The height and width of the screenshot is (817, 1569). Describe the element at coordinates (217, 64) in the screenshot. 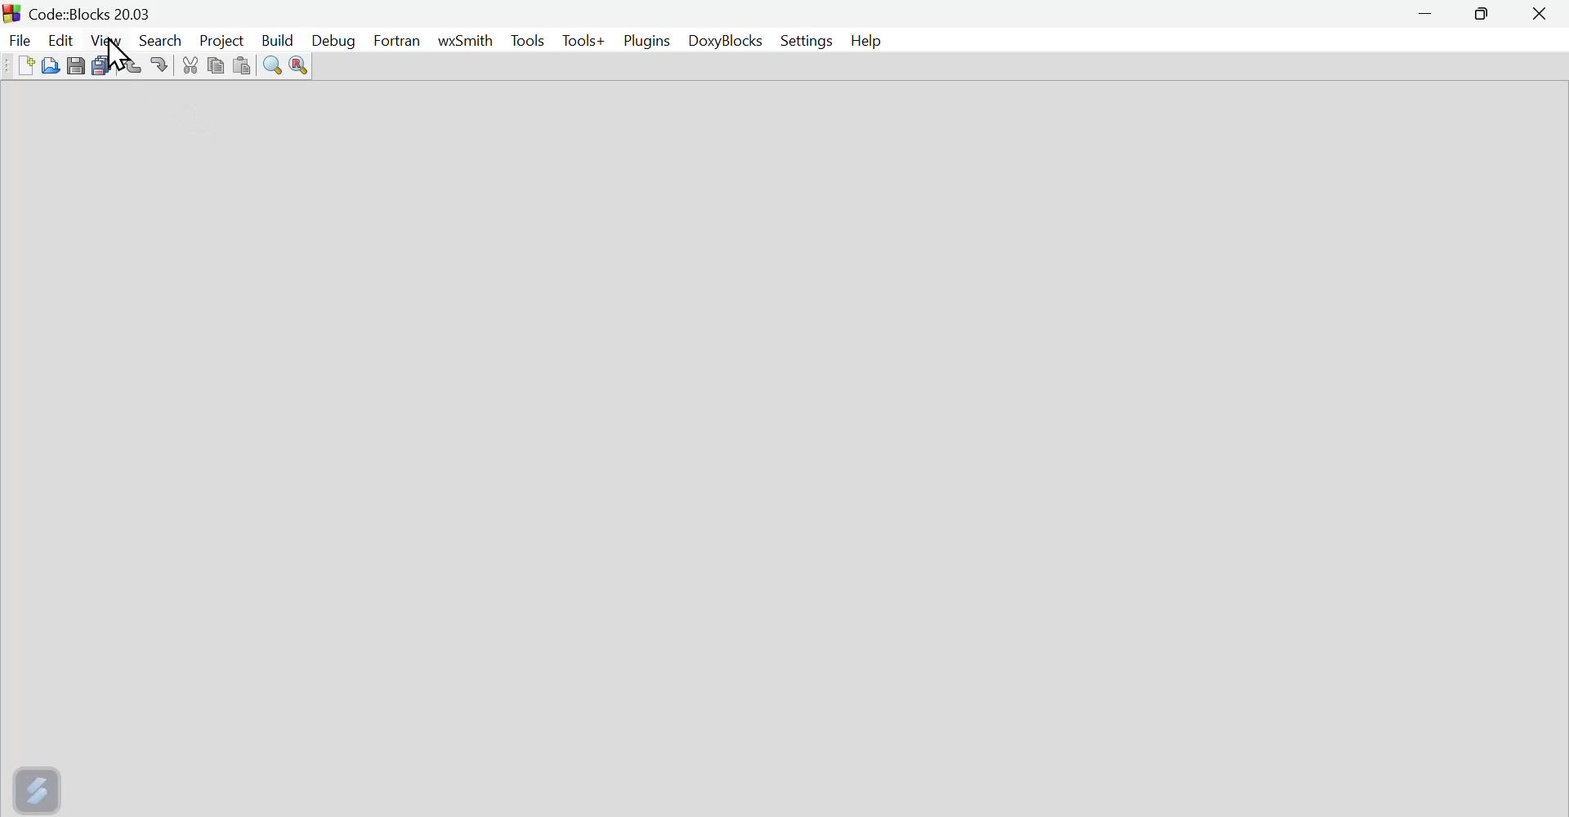

I see `Copy` at that location.